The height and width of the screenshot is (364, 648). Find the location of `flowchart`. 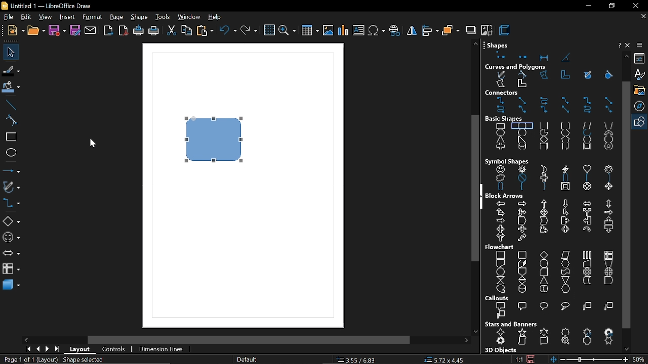

flowchart is located at coordinates (11, 268).